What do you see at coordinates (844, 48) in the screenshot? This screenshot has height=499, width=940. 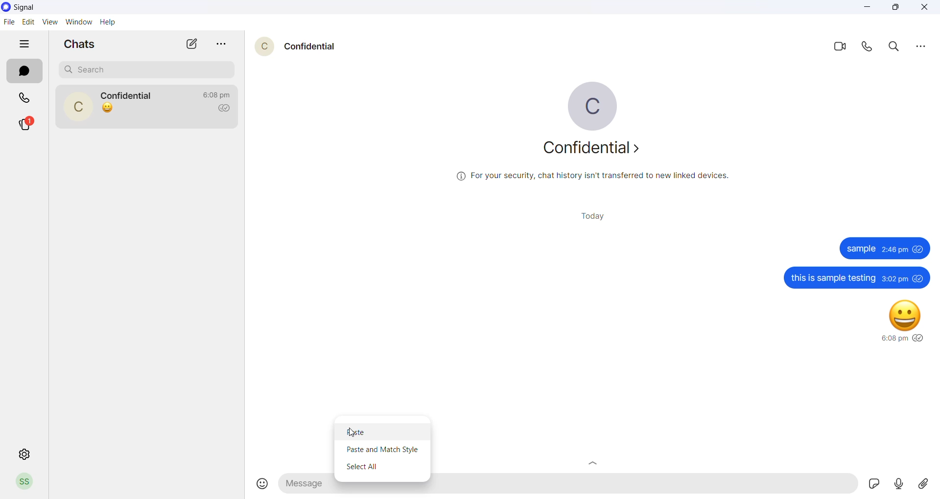 I see `video call` at bounding box center [844, 48].